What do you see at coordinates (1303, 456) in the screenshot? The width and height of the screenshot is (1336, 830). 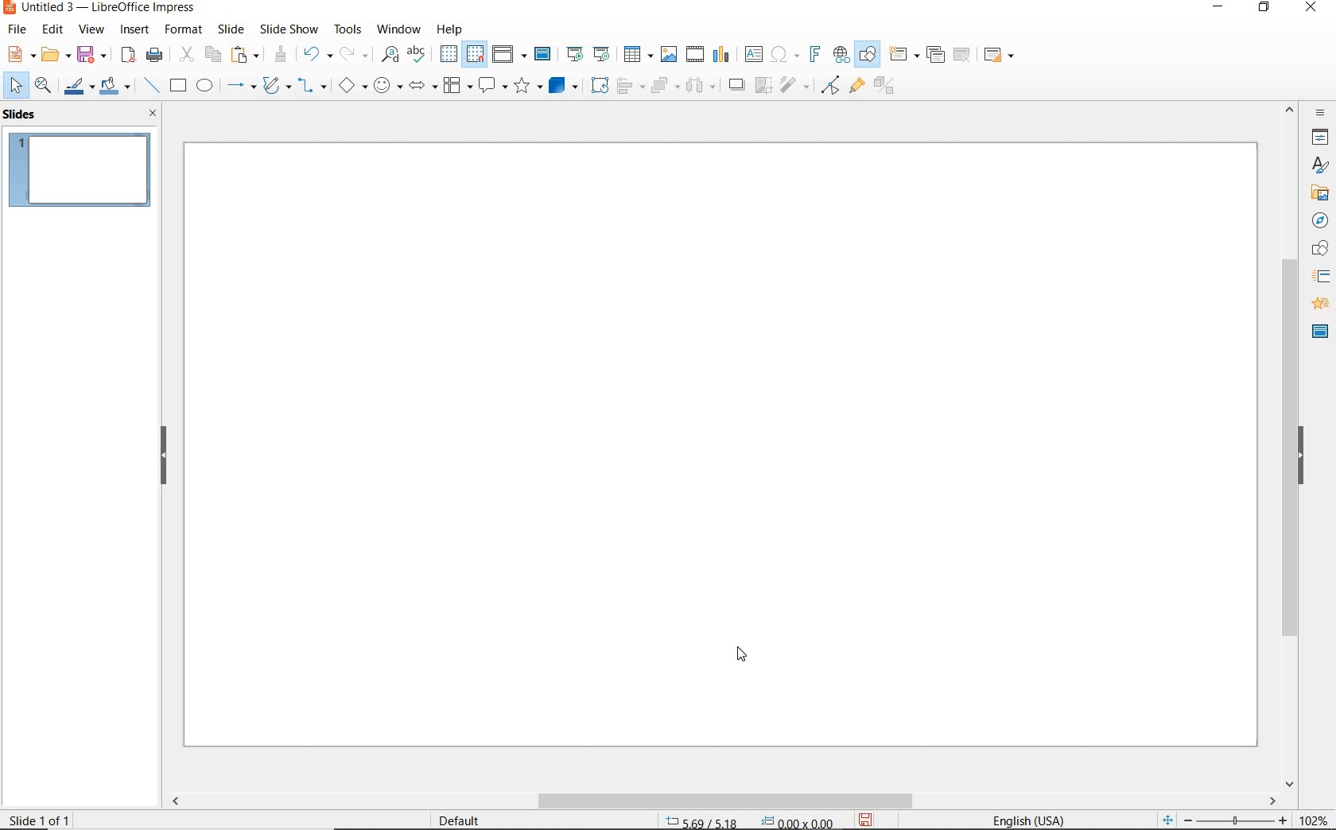 I see `HIDE` at bounding box center [1303, 456].